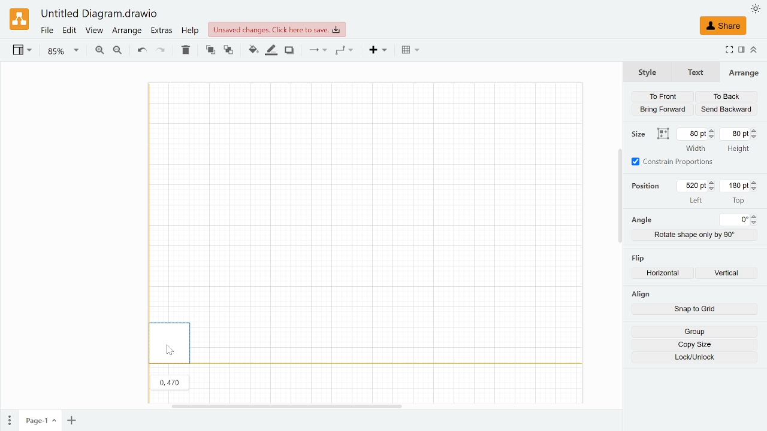 The height and width of the screenshot is (431, 767). Describe the element at coordinates (755, 182) in the screenshot. I see `Increase top` at that location.